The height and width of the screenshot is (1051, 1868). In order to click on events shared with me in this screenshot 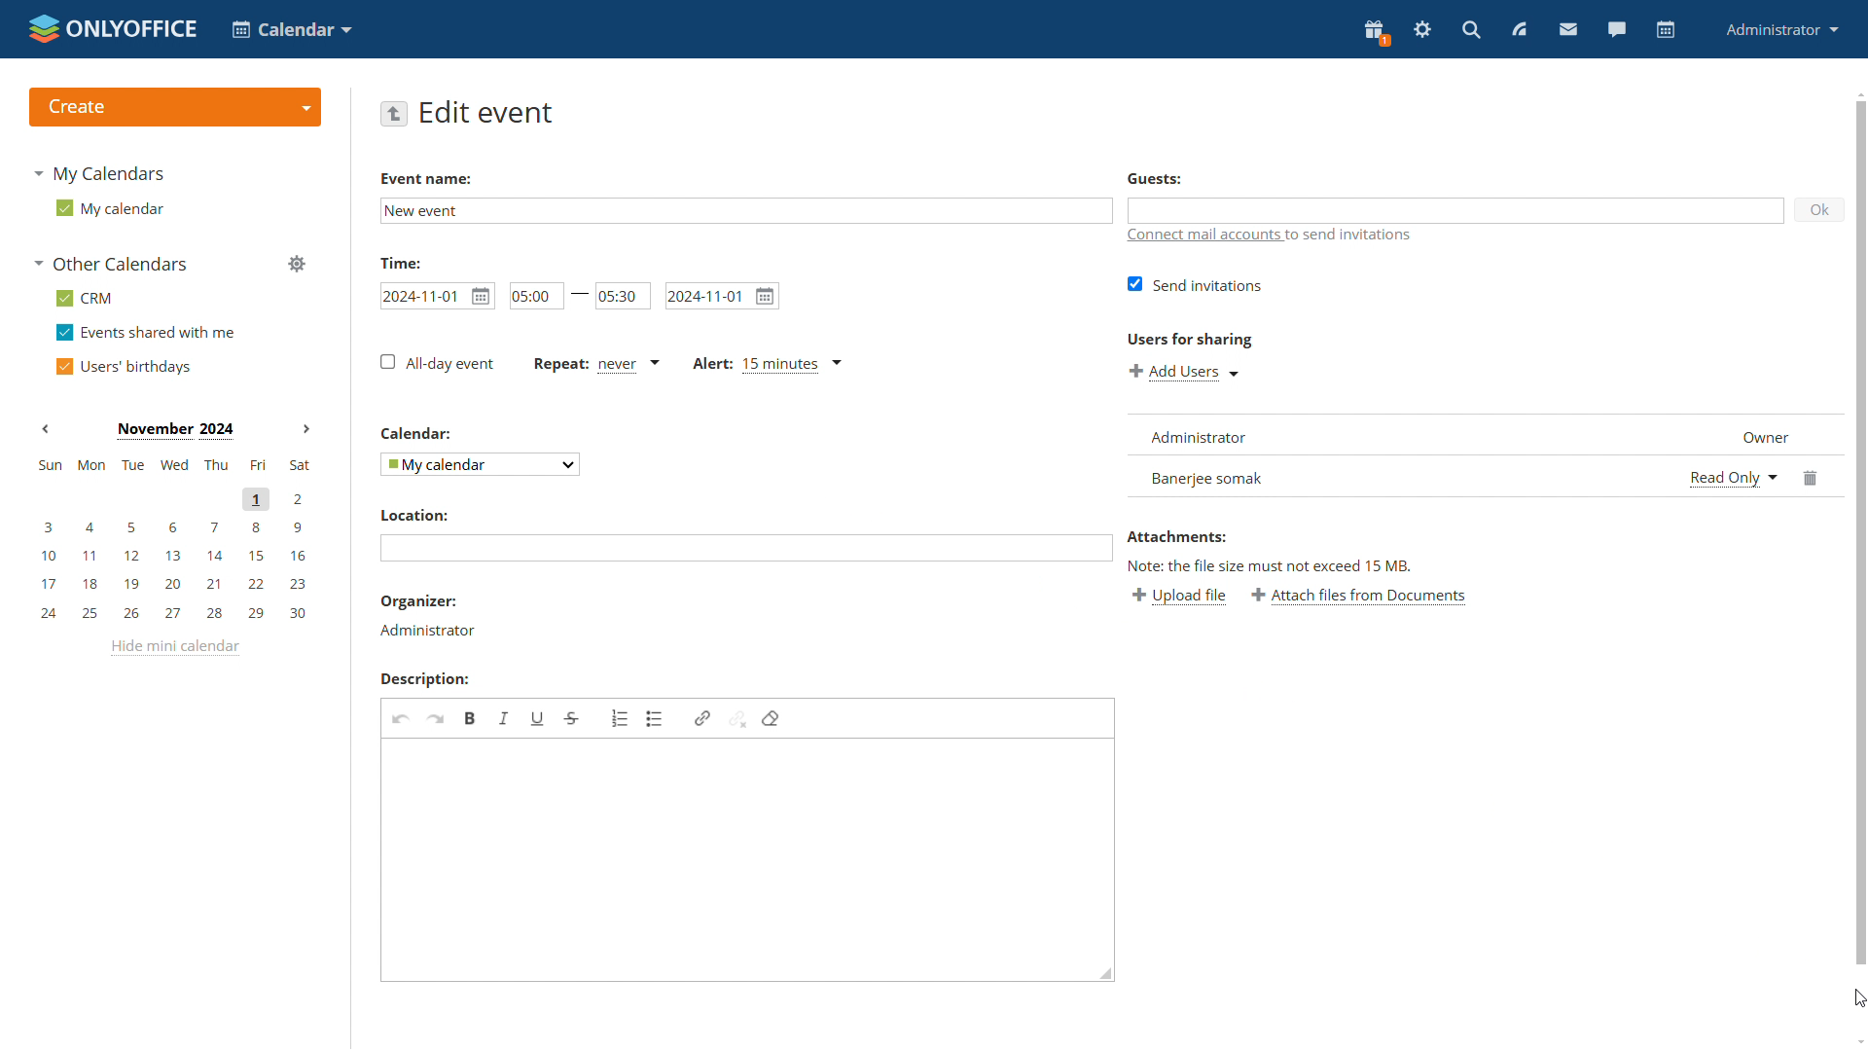, I will do `click(146, 334)`.